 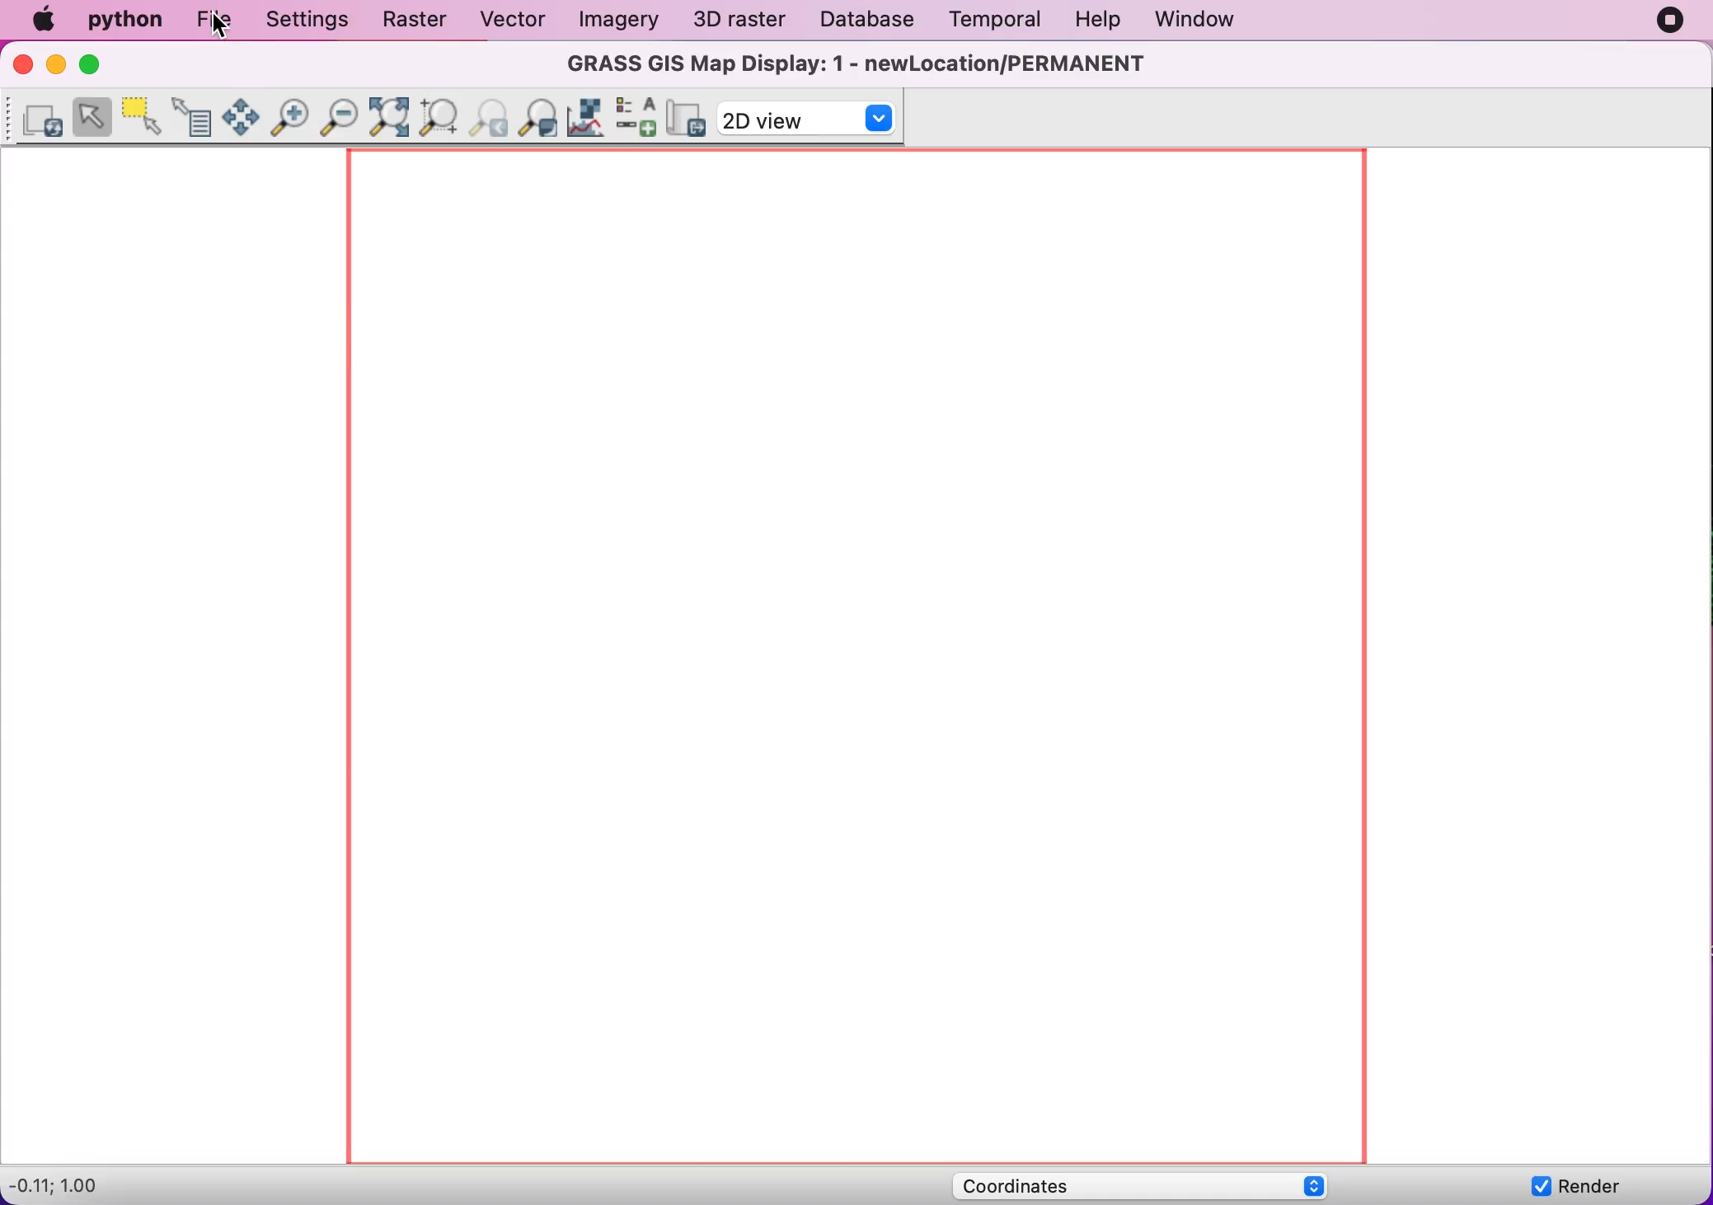 I want to click on Select features from vector map, so click(x=153, y=115).